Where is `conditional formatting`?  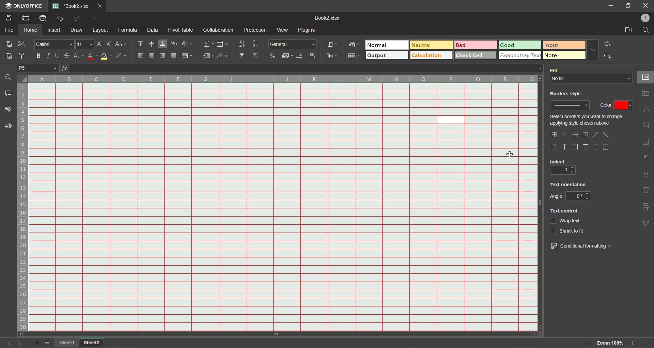
conditional formatting is located at coordinates (582, 246).